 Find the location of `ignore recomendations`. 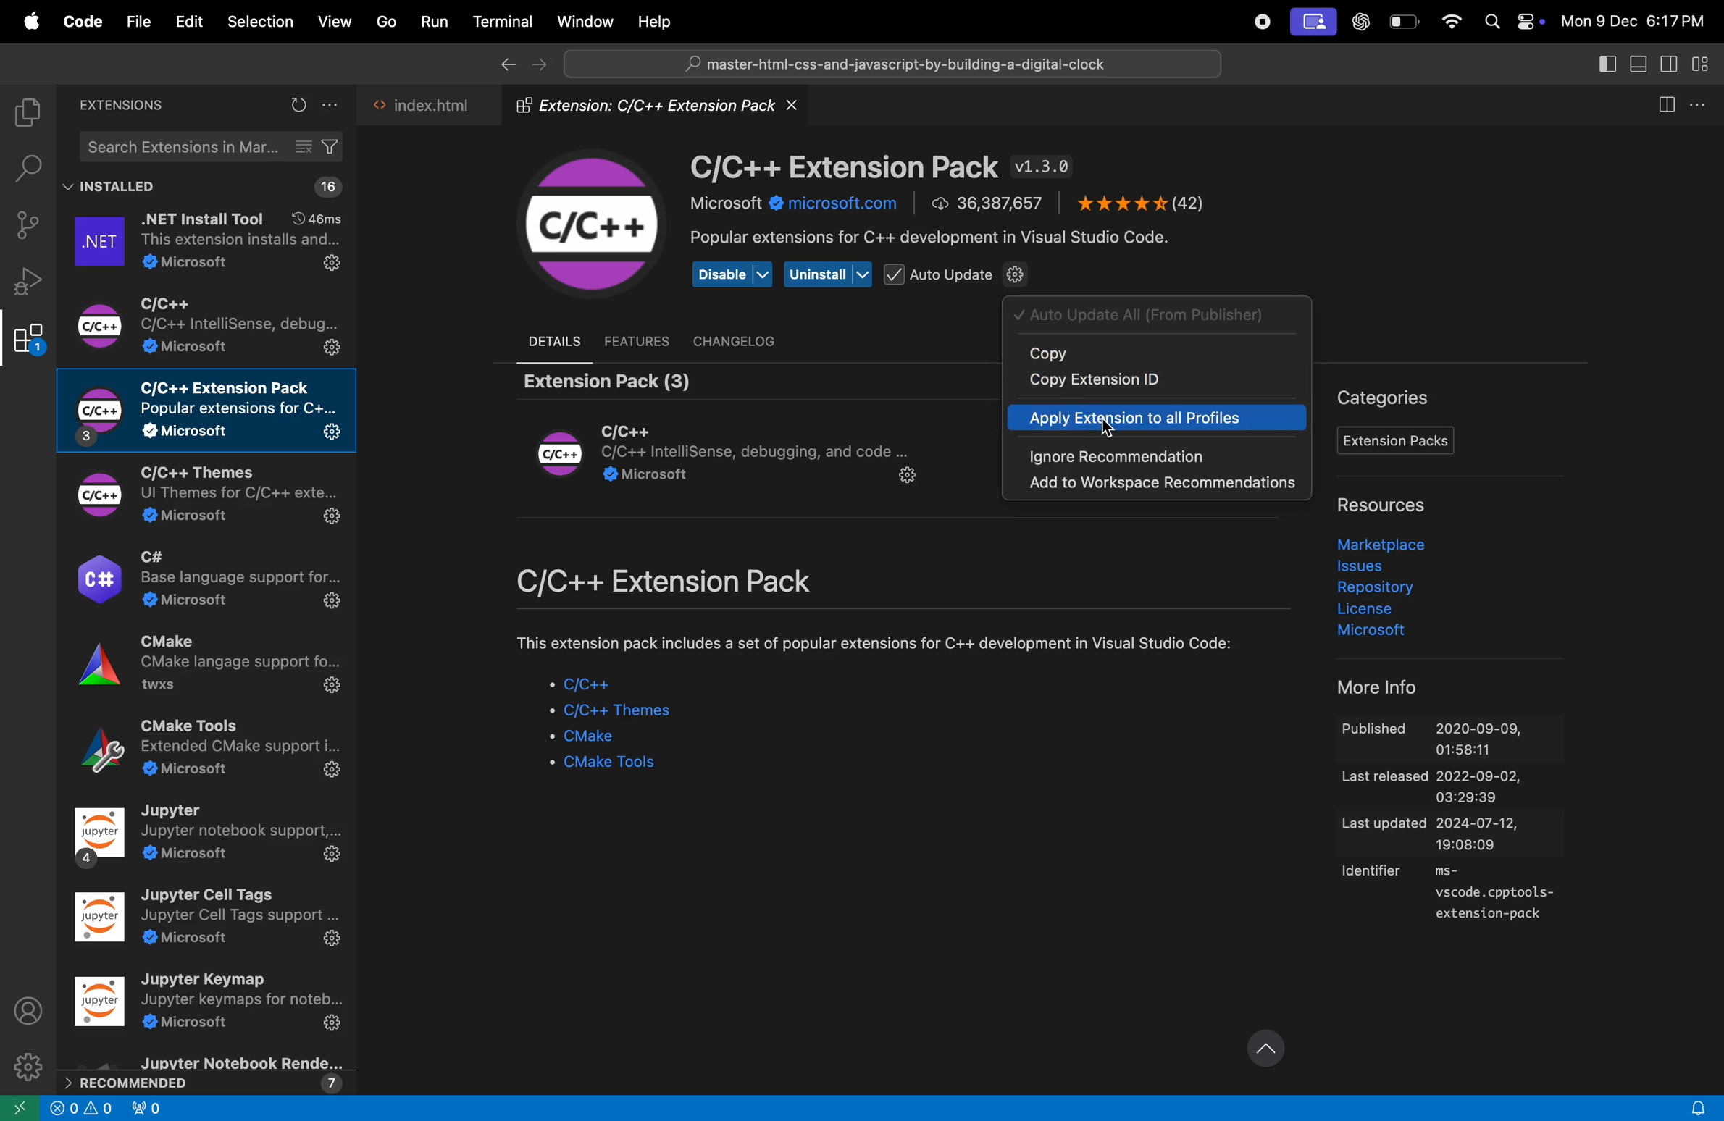

ignore recomendations is located at coordinates (1149, 455).